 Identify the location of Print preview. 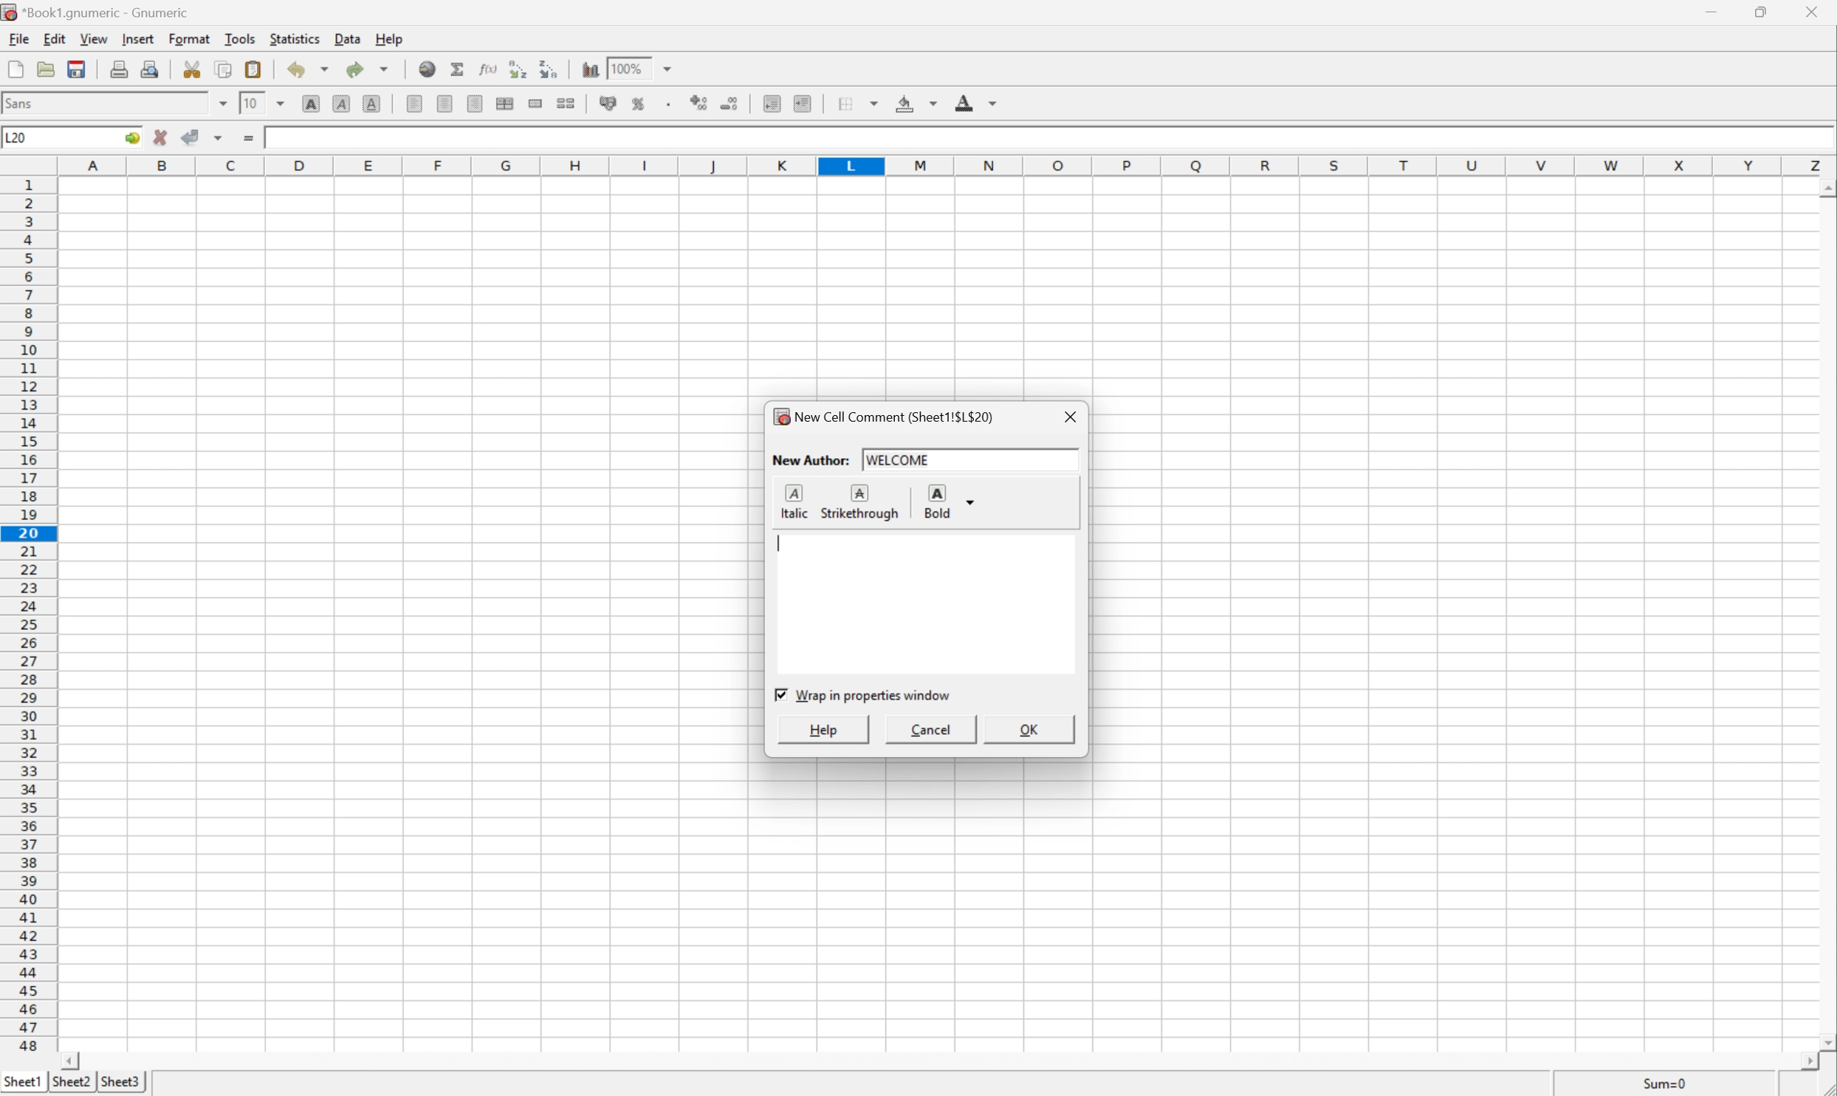
(148, 69).